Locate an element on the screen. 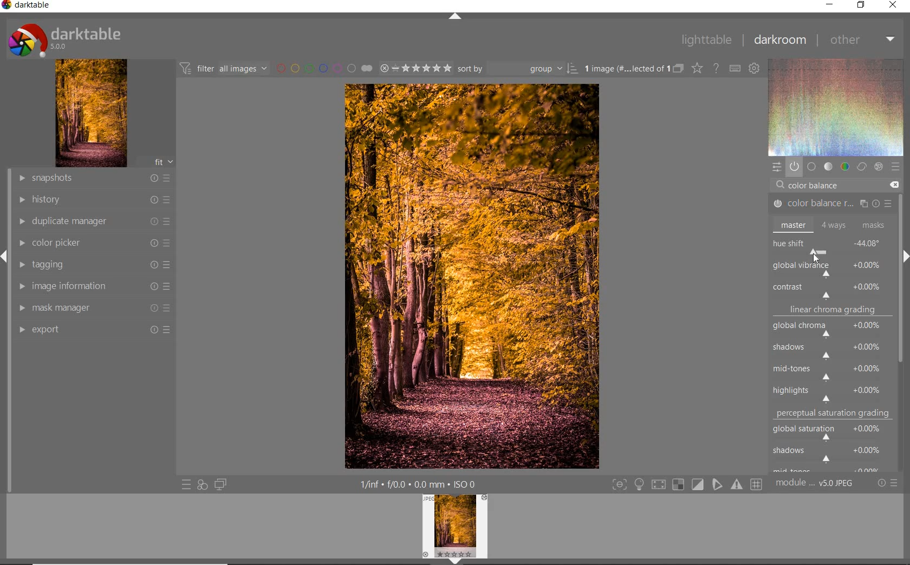 This screenshot has height=565, width=910. history is located at coordinates (94, 199).